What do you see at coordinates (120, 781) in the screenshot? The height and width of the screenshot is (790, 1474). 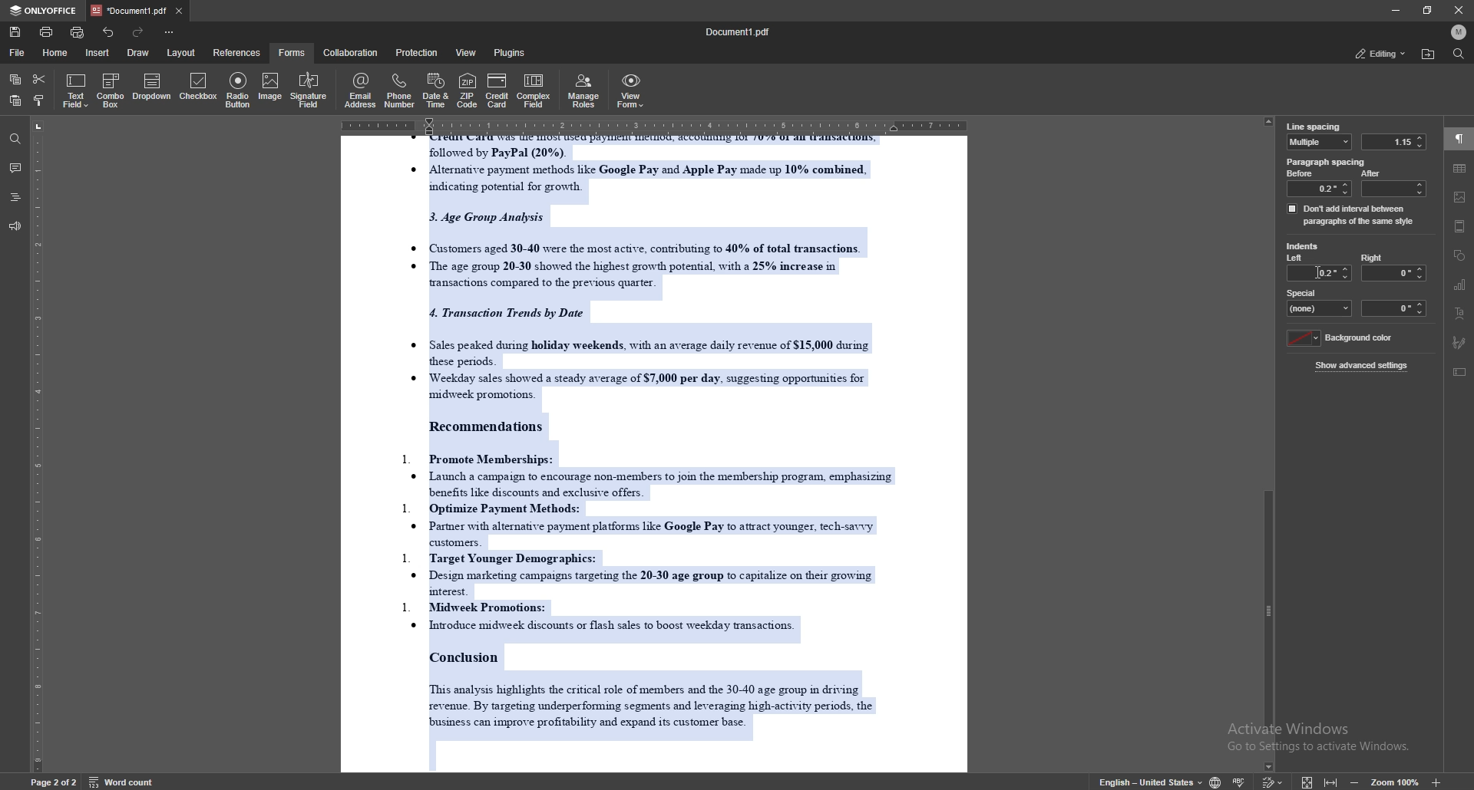 I see `word count` at bounding box center [120, 781].